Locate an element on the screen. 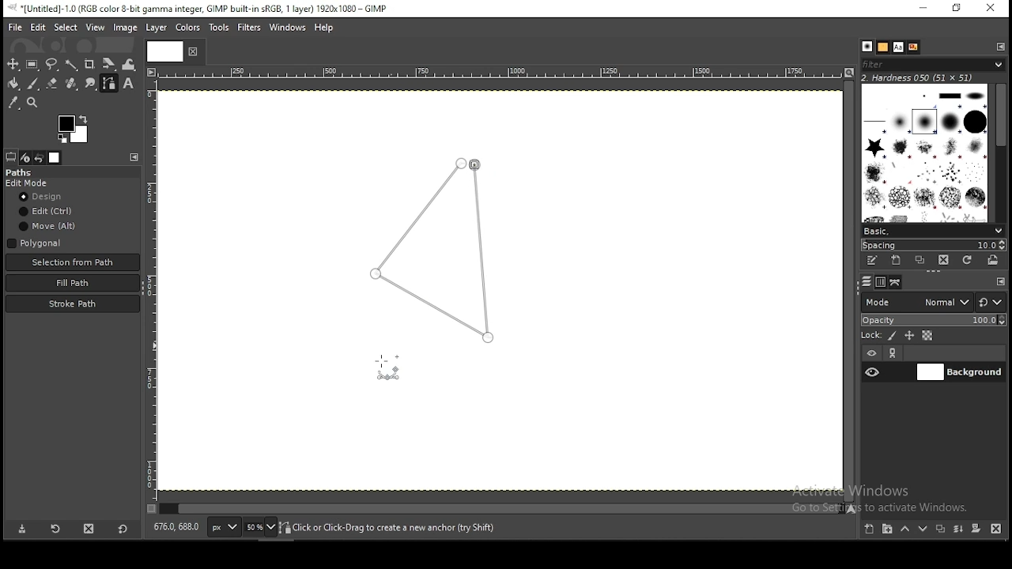  close window is located at coordinates (991, 9).